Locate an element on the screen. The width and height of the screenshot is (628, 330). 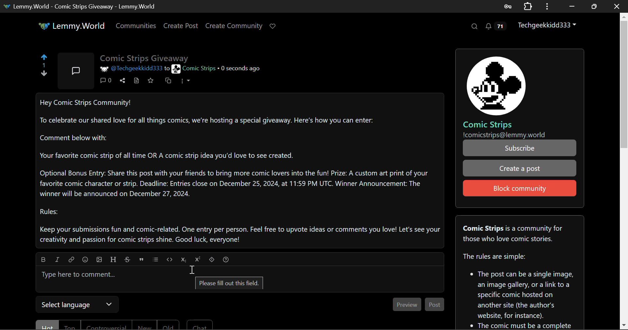
code is located at coordinates (170, 258).